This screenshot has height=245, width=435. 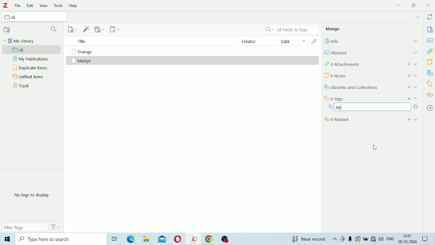 What do you see at coordinates (414, 6) in the screenshot?
I see `Restore down` at bounding box center [414, 6].